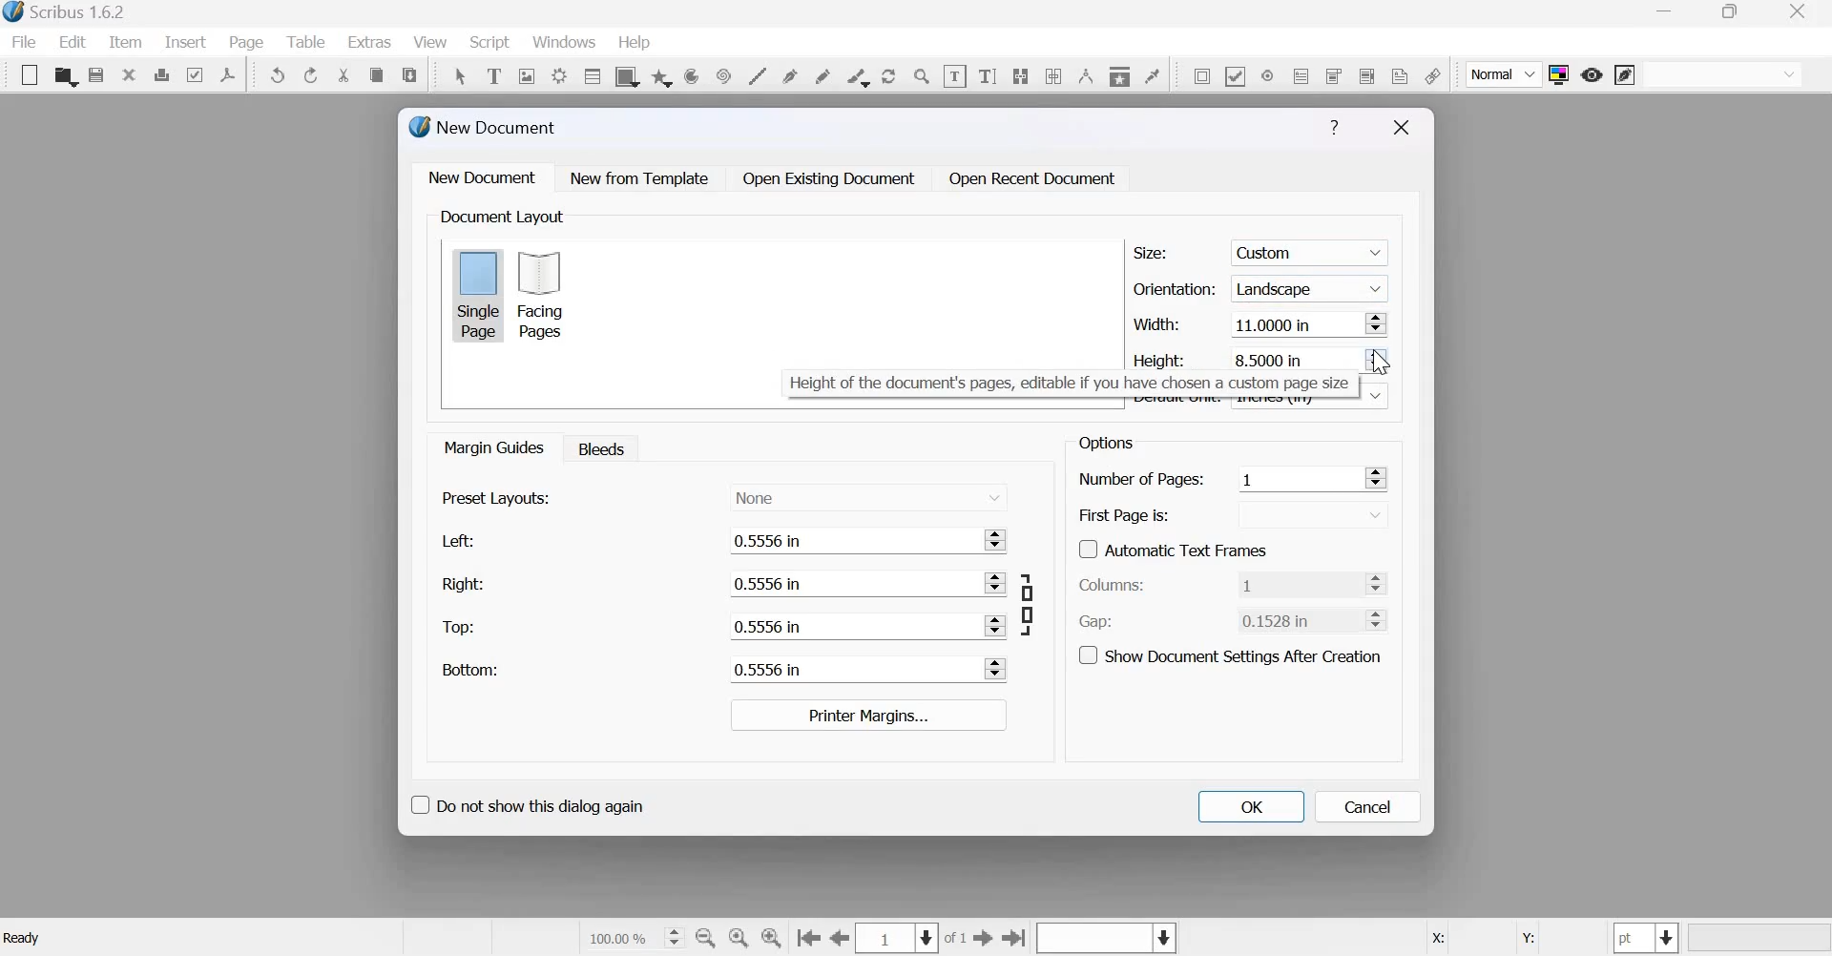 The width and height of the screenshot is (1832, 956). Describe the element at coordinates (848, 584) in the screenshot. I see `0.5556 in` at that location.